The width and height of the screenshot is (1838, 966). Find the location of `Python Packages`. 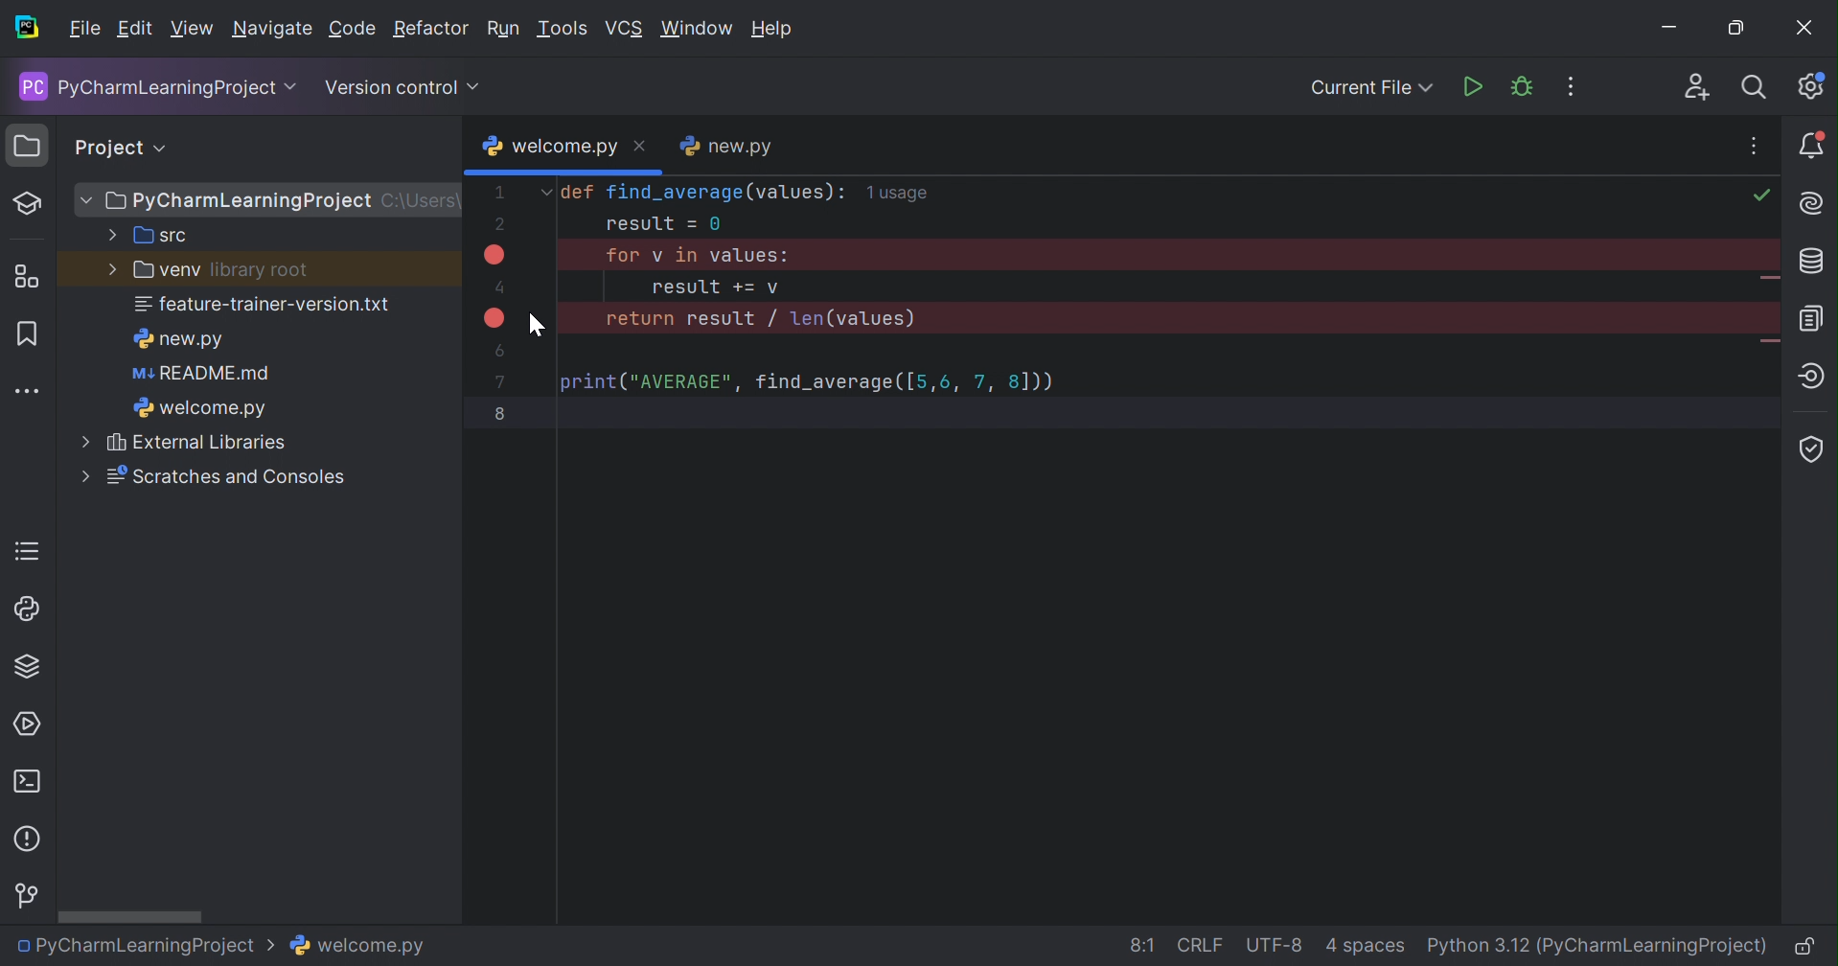

Python Packages is located at coordinates (32, 666).